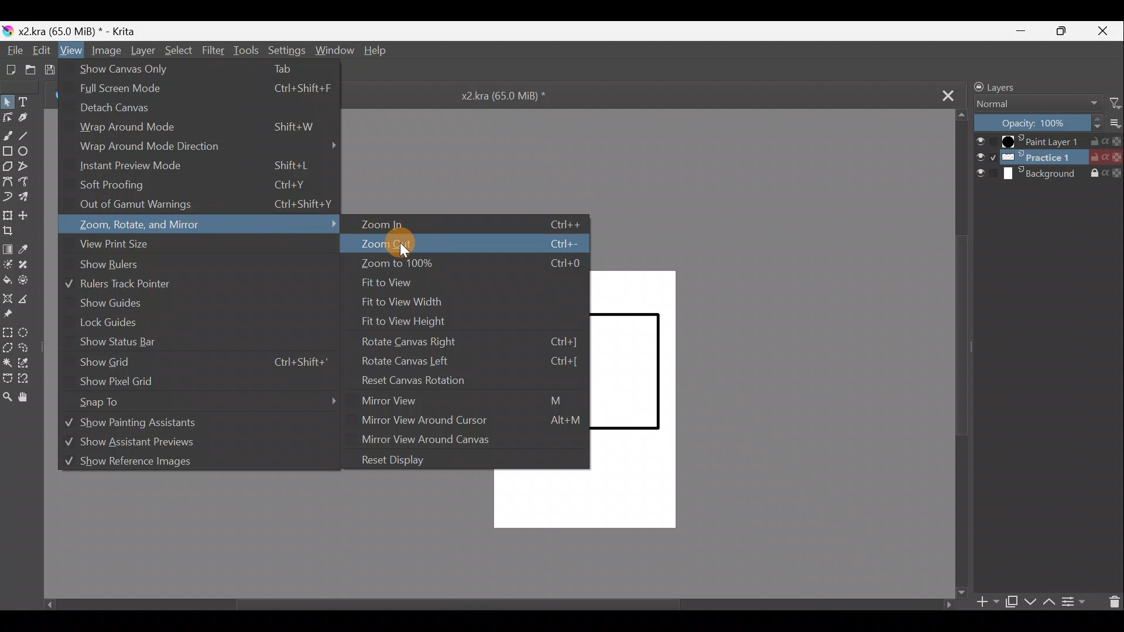 The height and width of the screenshot is (632, 1124). What do you see at coordinates (30, 349) in the screenshot?
I see `Freehand selection tool` at bounding box center [30, 349].